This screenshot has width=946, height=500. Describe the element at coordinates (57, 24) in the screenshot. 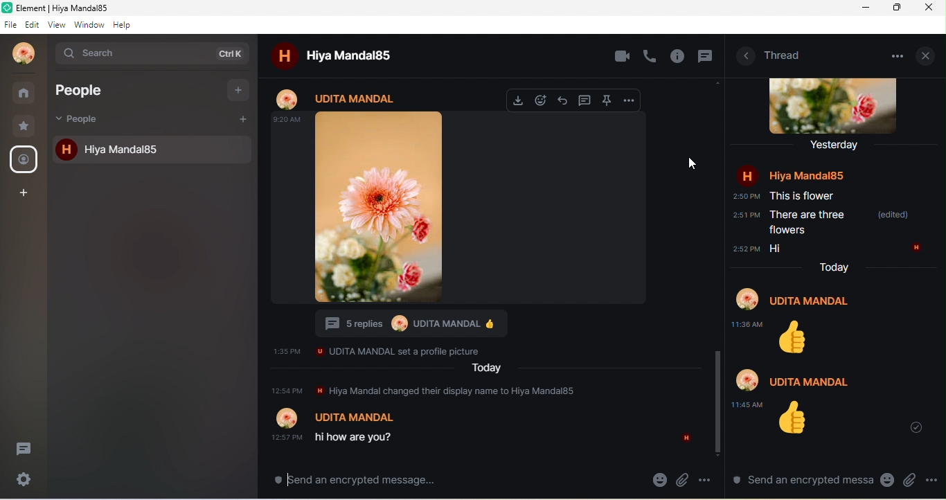

I see `view` at that location.